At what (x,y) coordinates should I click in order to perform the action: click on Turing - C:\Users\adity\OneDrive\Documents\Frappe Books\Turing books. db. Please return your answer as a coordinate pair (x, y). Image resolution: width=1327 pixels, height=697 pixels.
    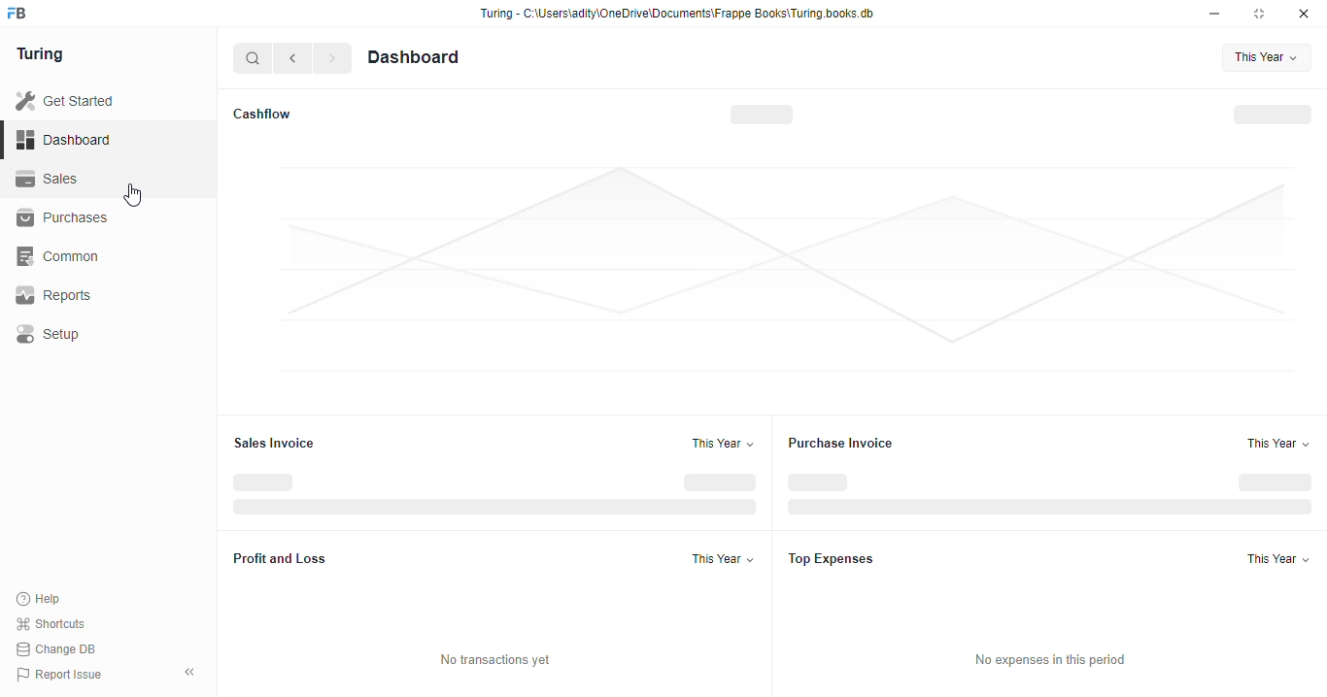
    Looking at the image, I should click on (683, 16).